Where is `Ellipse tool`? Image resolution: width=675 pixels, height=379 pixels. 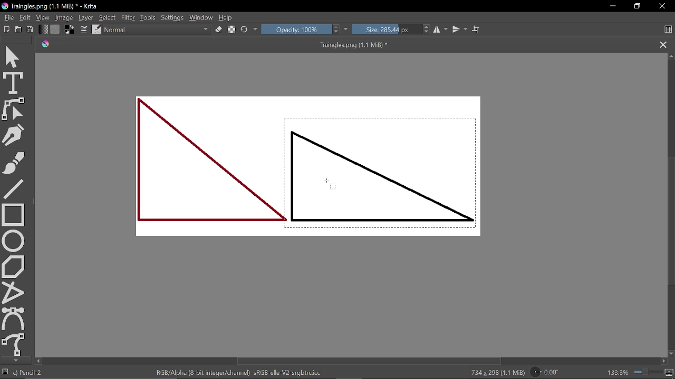 Ellipse tool is located at coordinates (14, 240).